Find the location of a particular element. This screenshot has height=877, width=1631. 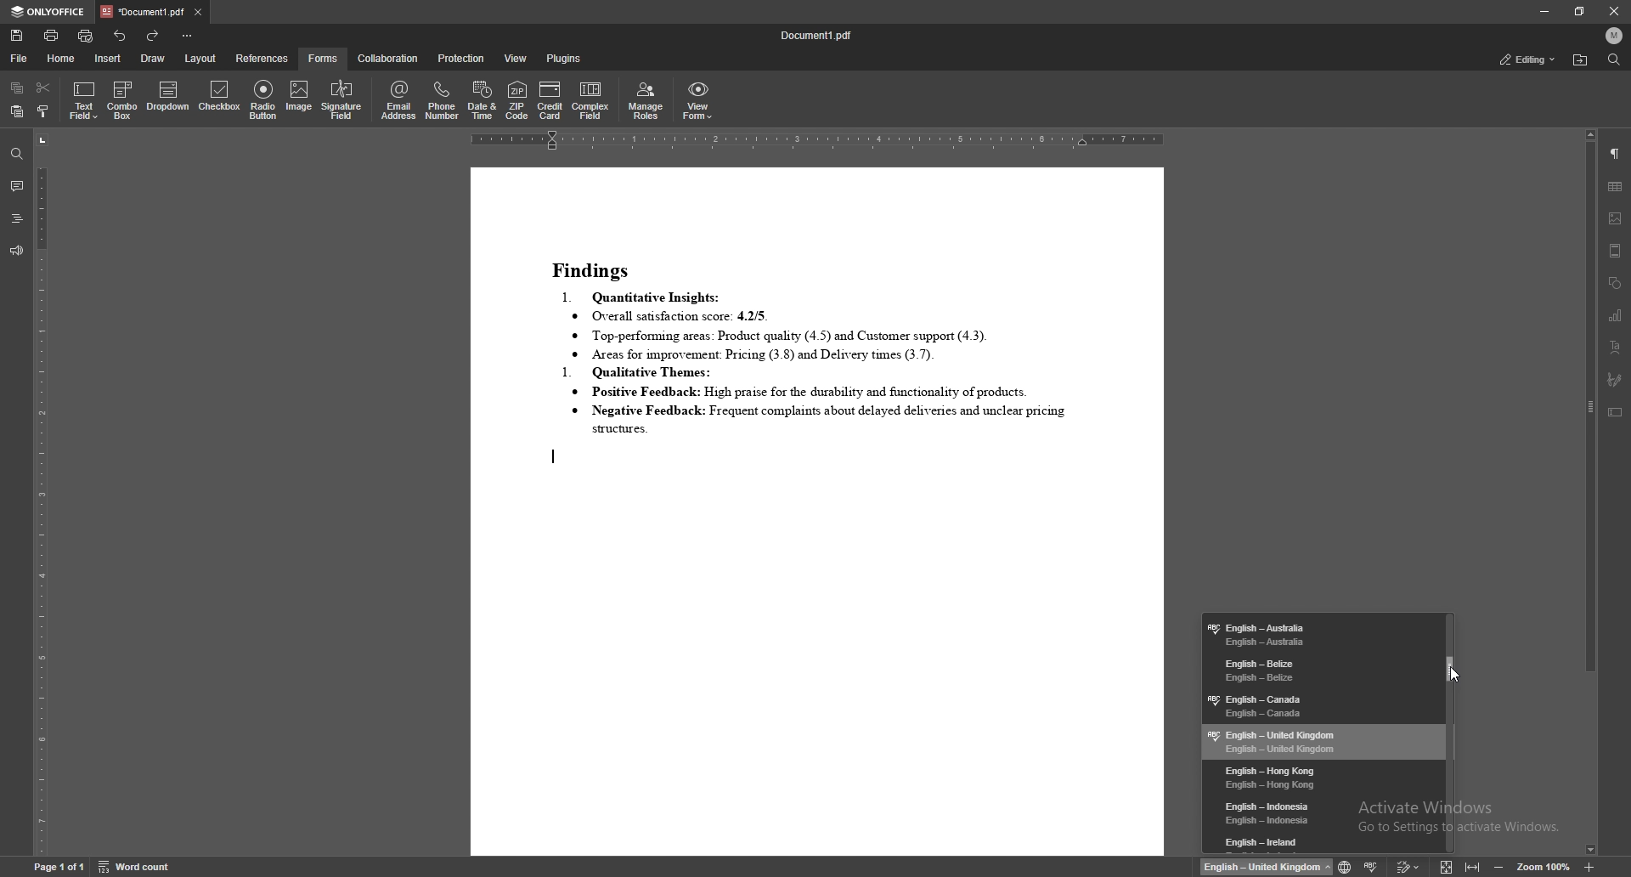

find is located at coordinates (15, 153).